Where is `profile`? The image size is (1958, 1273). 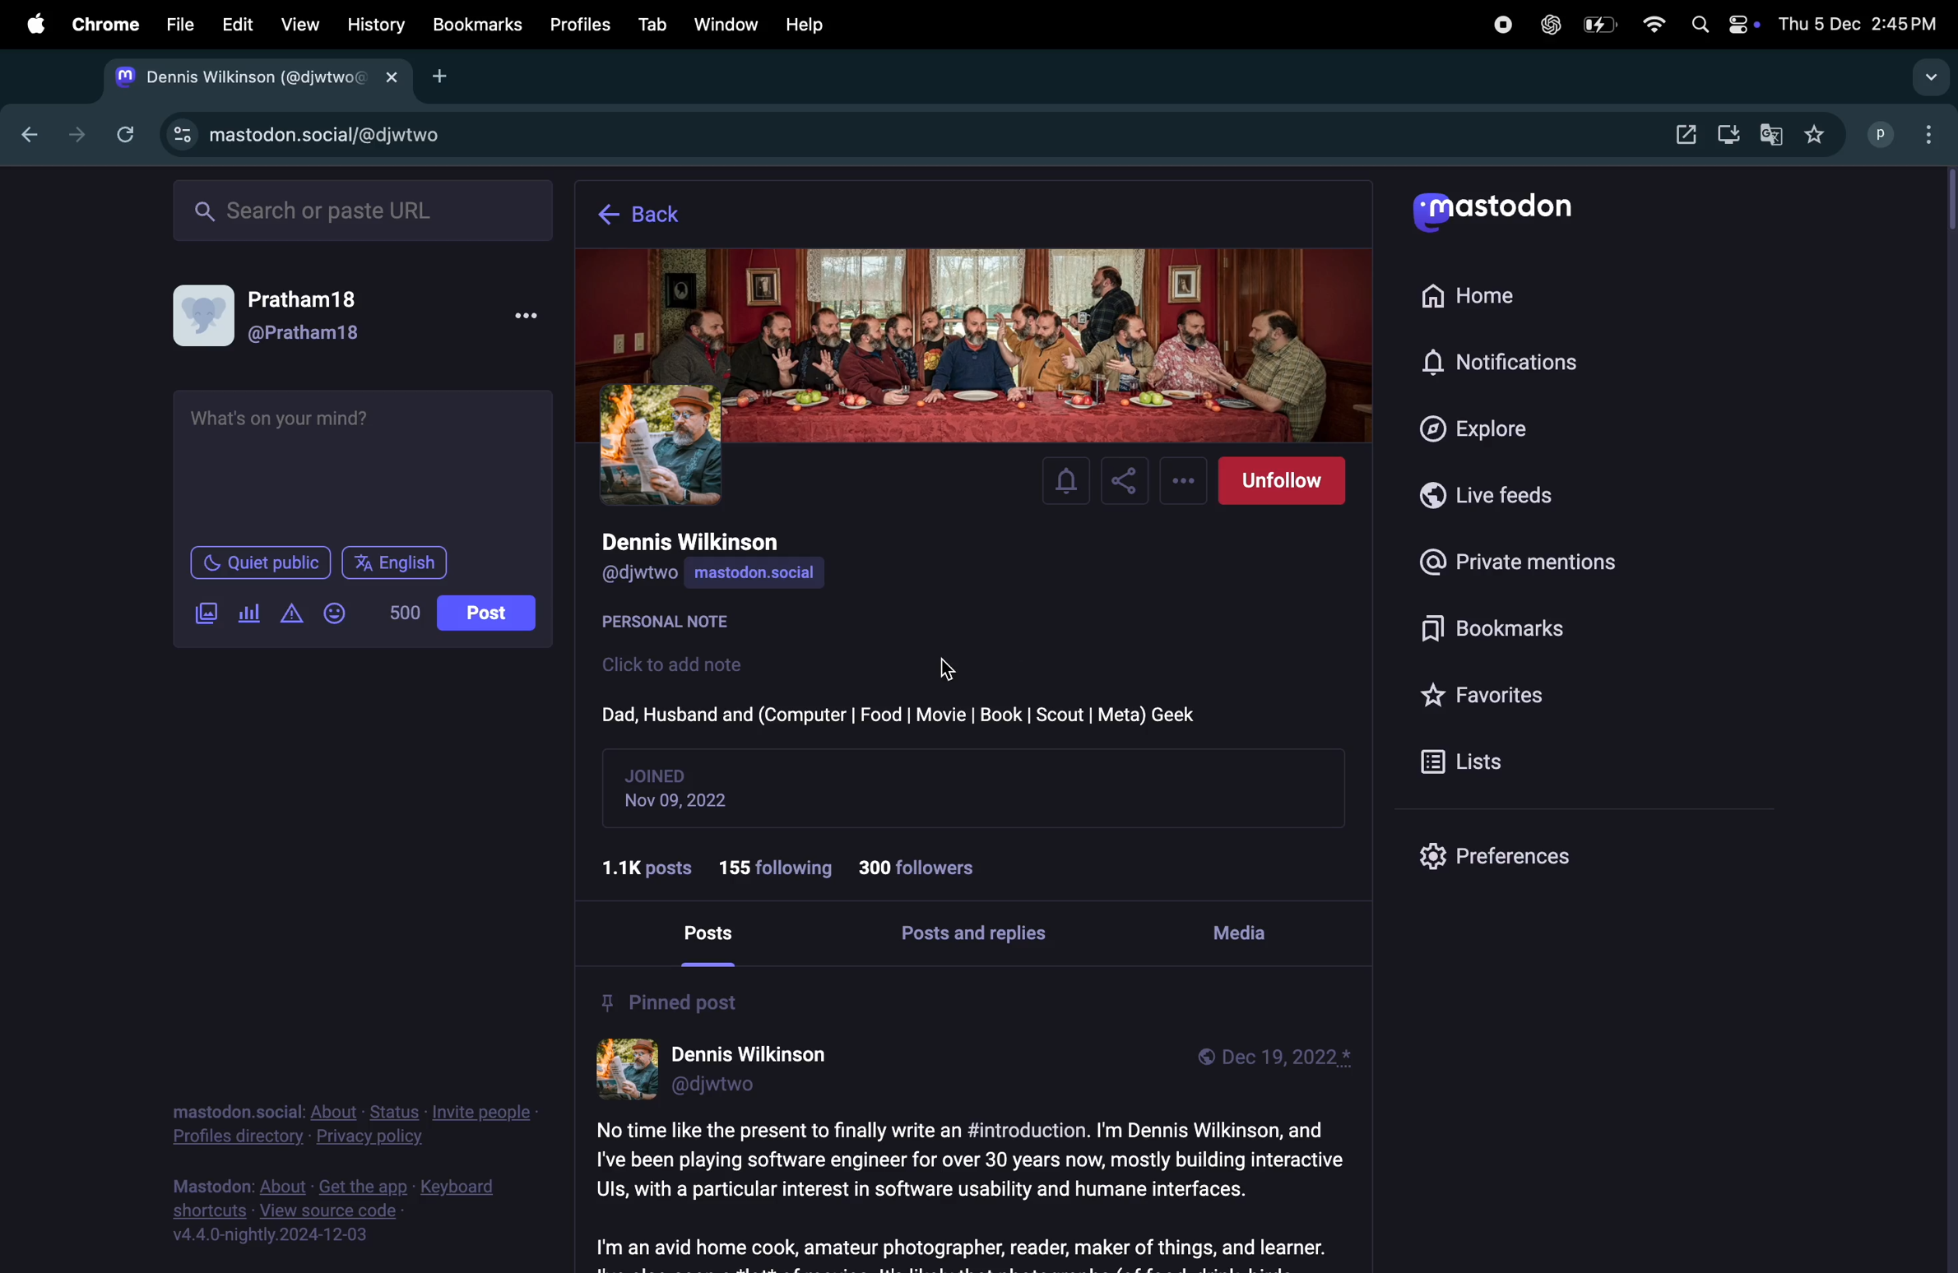 profile is located at coordinates (1880, 136).